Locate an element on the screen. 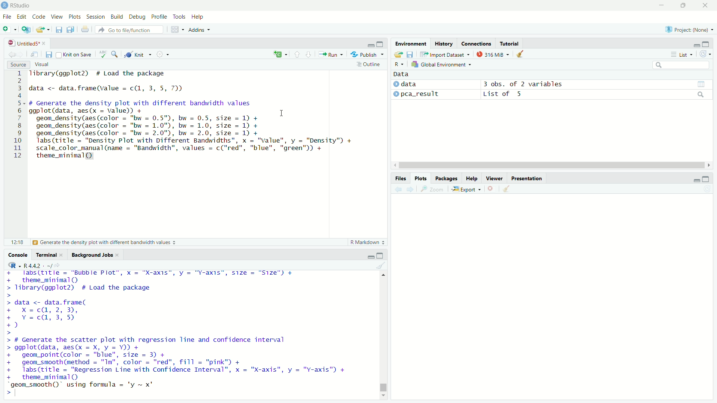  maximize is located at coordinates (379, 255).